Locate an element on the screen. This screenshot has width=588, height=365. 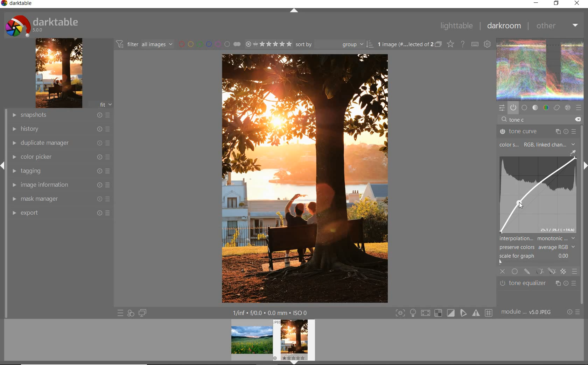
expand/collapse is located at coordinates (295, 12).